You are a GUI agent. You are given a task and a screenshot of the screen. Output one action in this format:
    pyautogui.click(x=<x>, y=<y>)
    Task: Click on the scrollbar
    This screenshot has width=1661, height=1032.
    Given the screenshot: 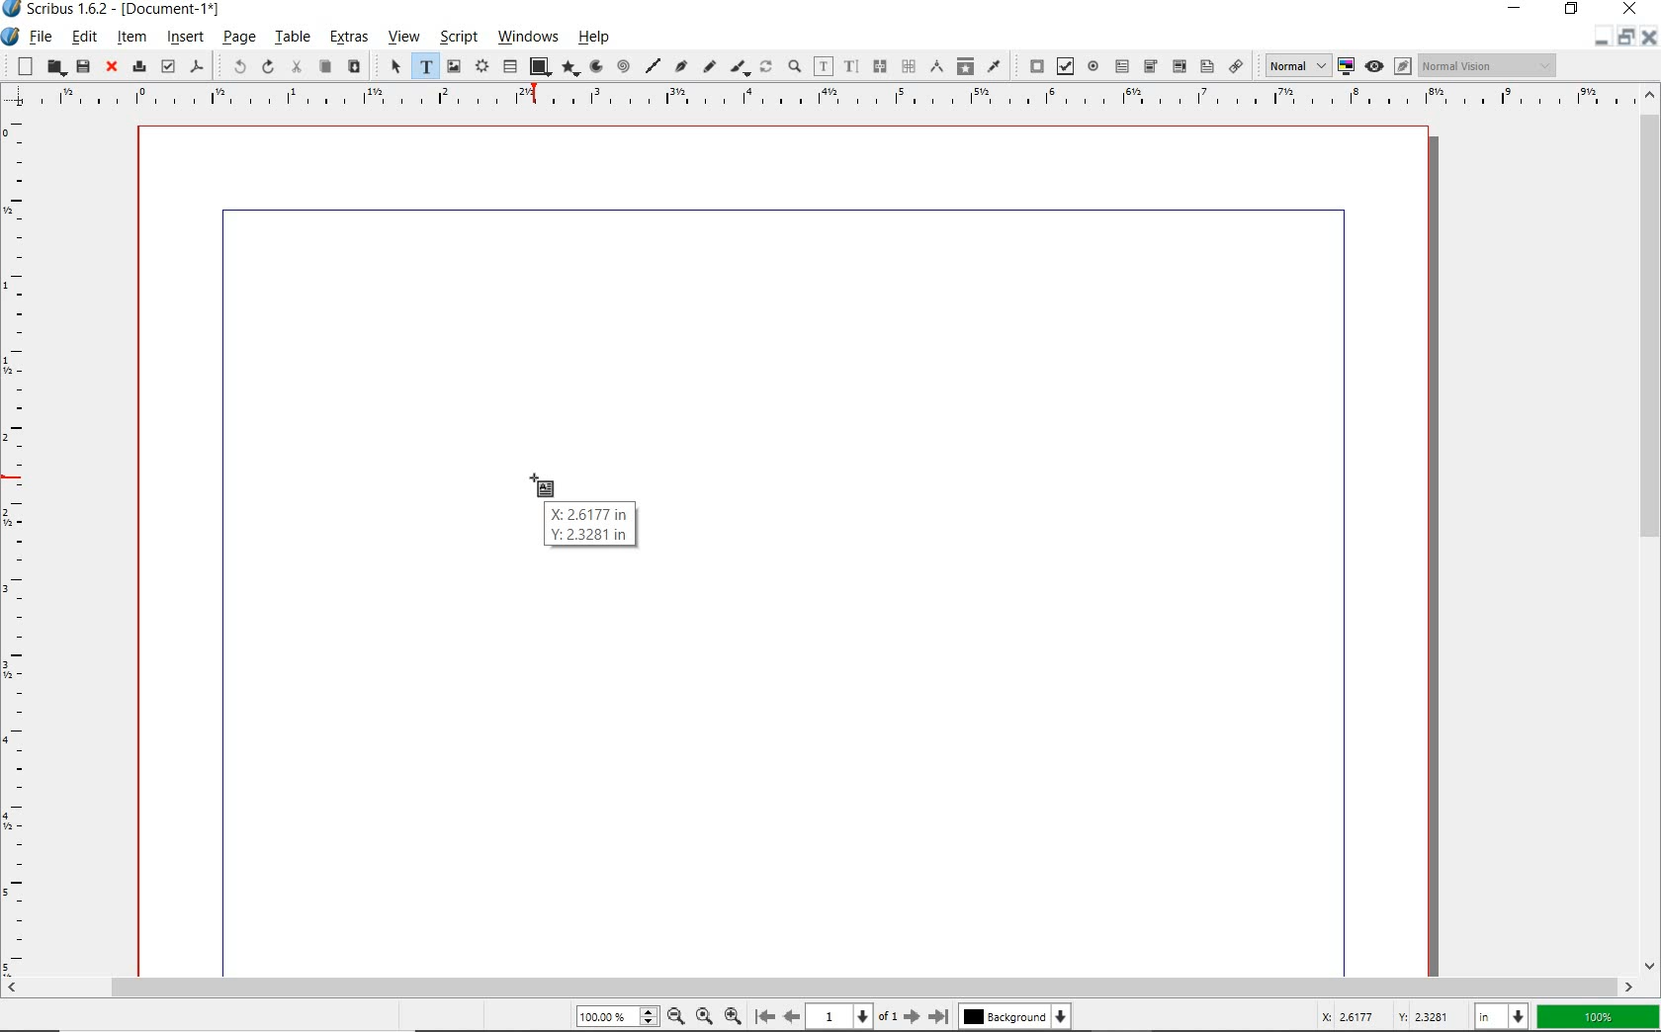 What is the action you would take?
    pyautogui.click(x=821, y=987)
    